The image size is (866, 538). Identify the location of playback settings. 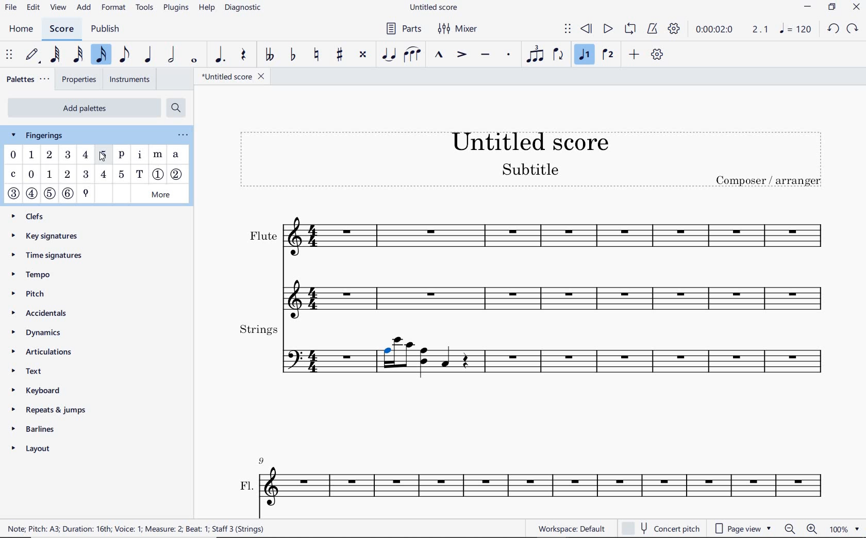
(675, 29).